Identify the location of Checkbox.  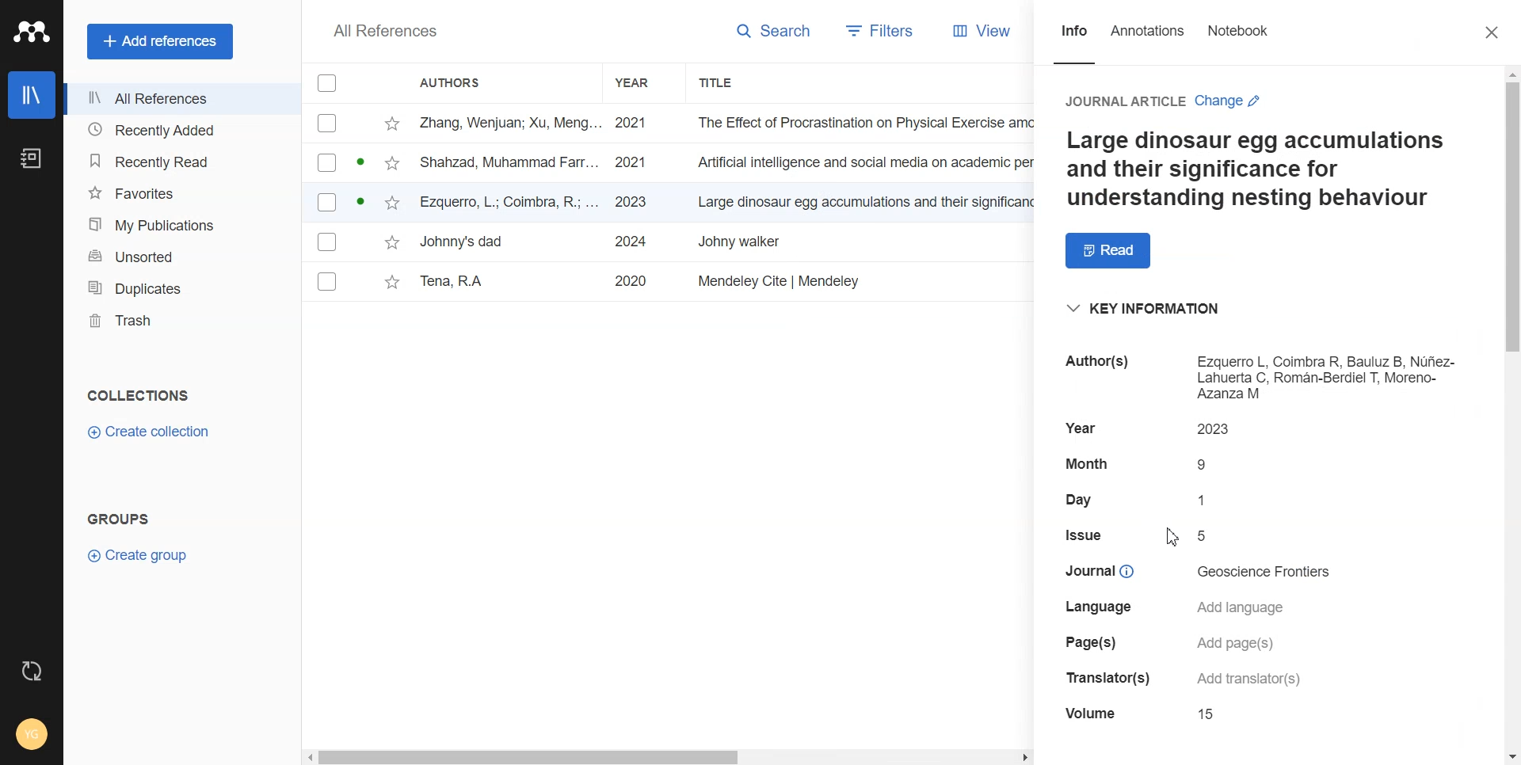
(328, 202).